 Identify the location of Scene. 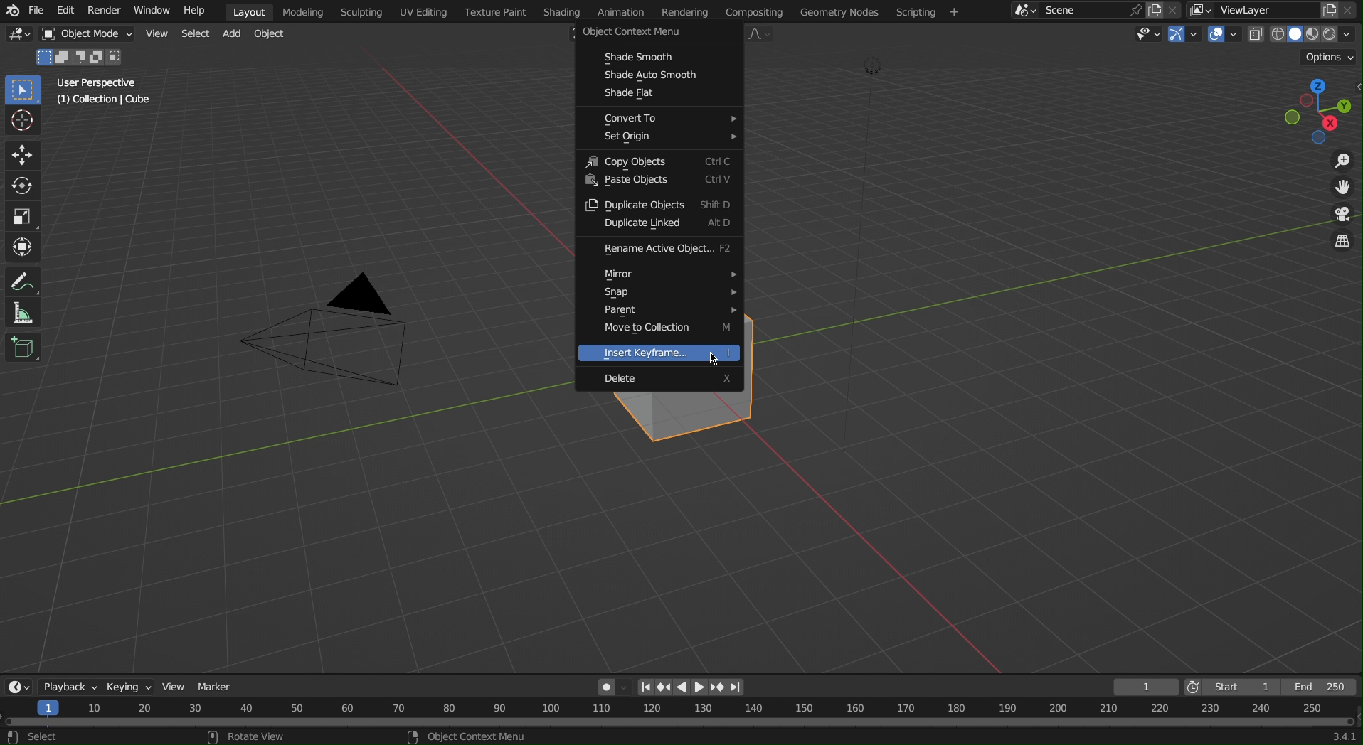
(1174, 11).